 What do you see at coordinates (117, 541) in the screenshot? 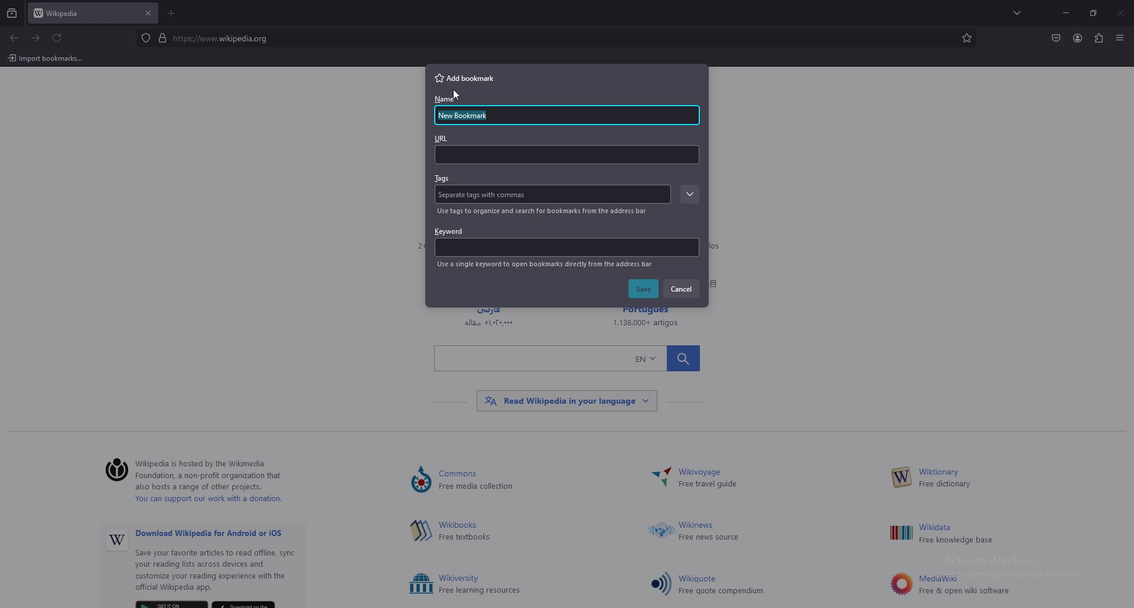
I see `` at bounding box center [117, 541].